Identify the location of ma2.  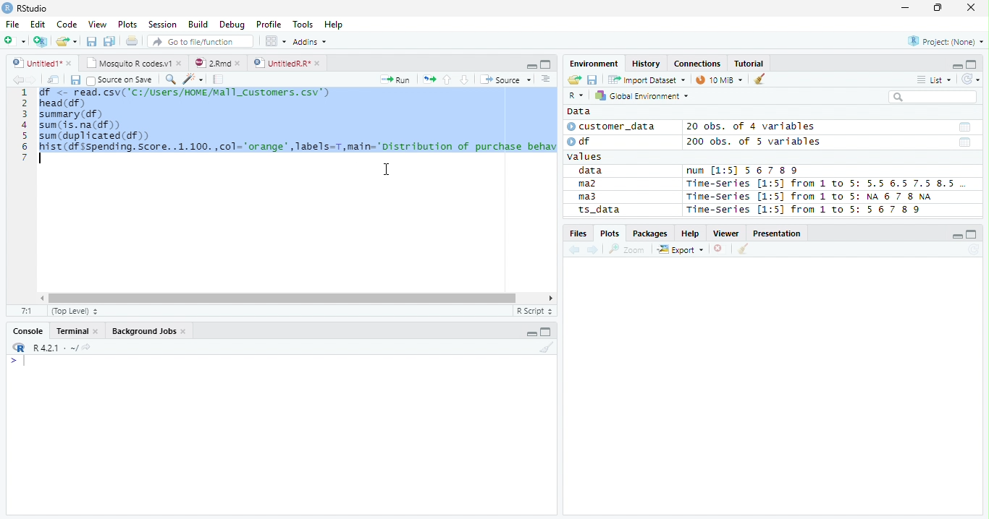
(591, 185).